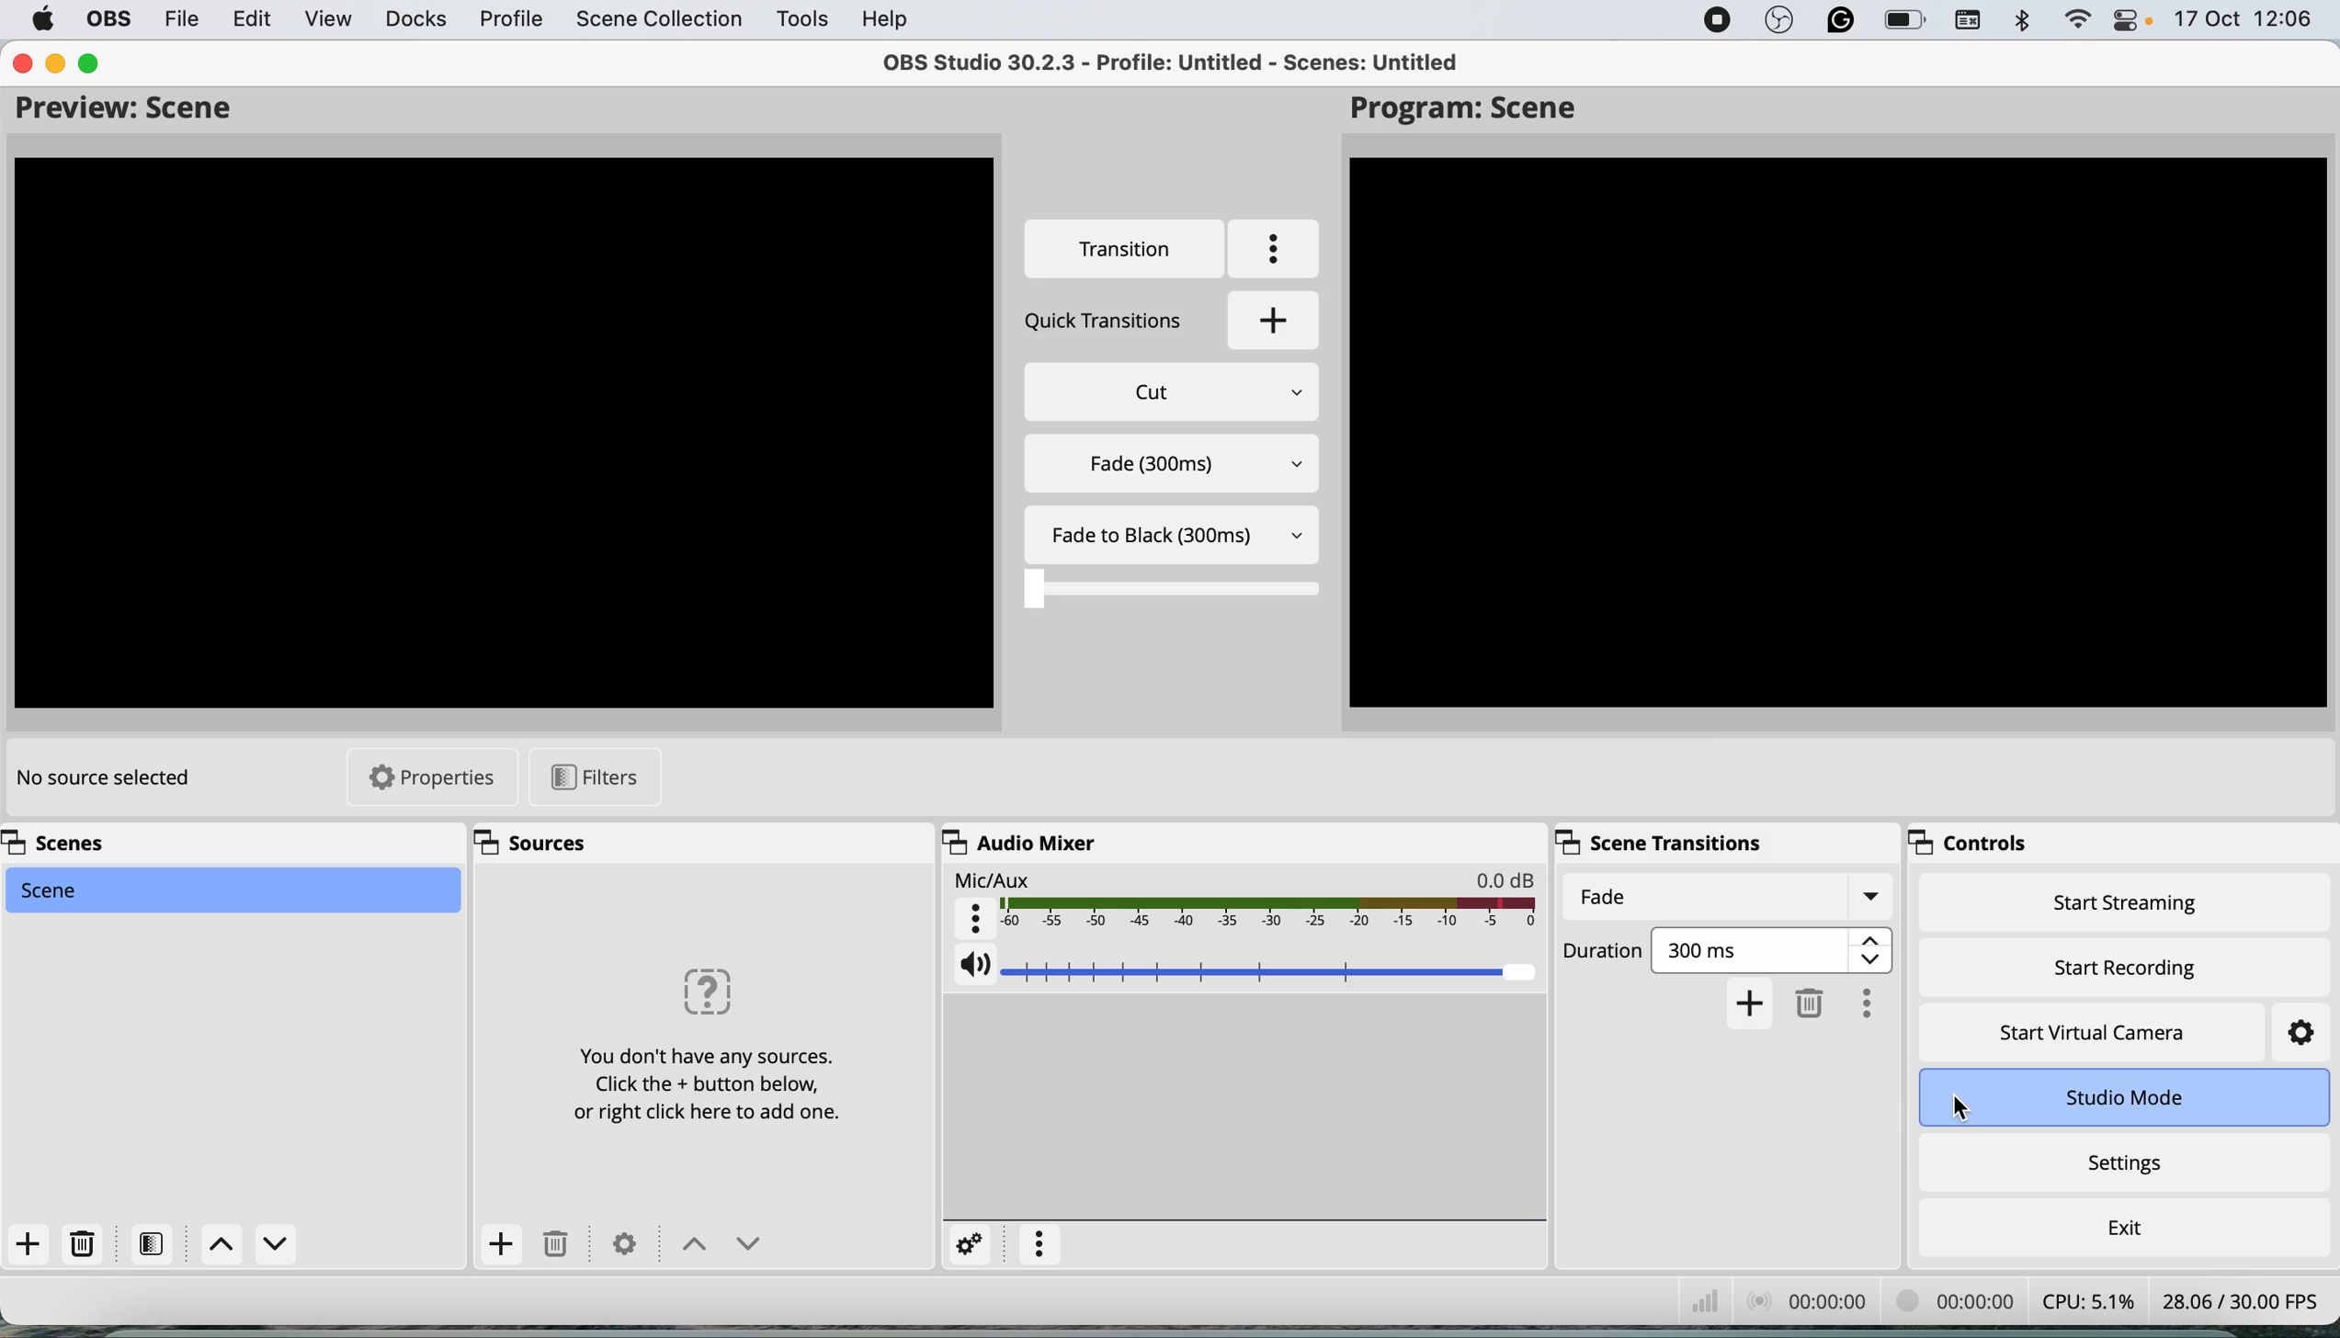  I want to click on screen recorder, so click(1716, 19).